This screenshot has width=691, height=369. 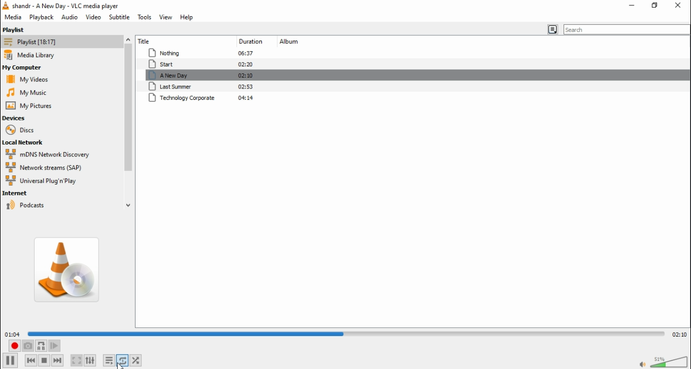 What do you see at coordinates (44, 360) in the screenshot?
I see `stop` at bounding box center [44, 360].